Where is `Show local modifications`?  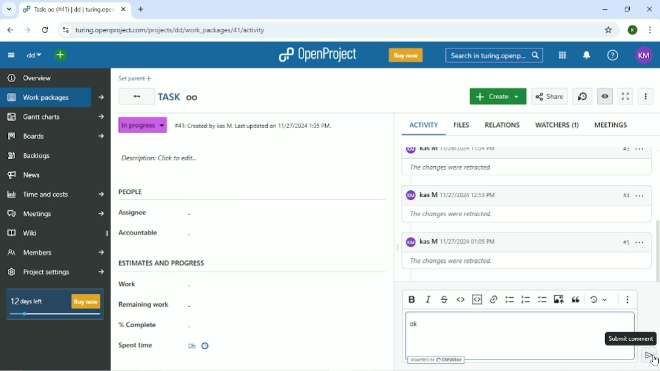 Show local modifications is located at coordinates (598, 300).